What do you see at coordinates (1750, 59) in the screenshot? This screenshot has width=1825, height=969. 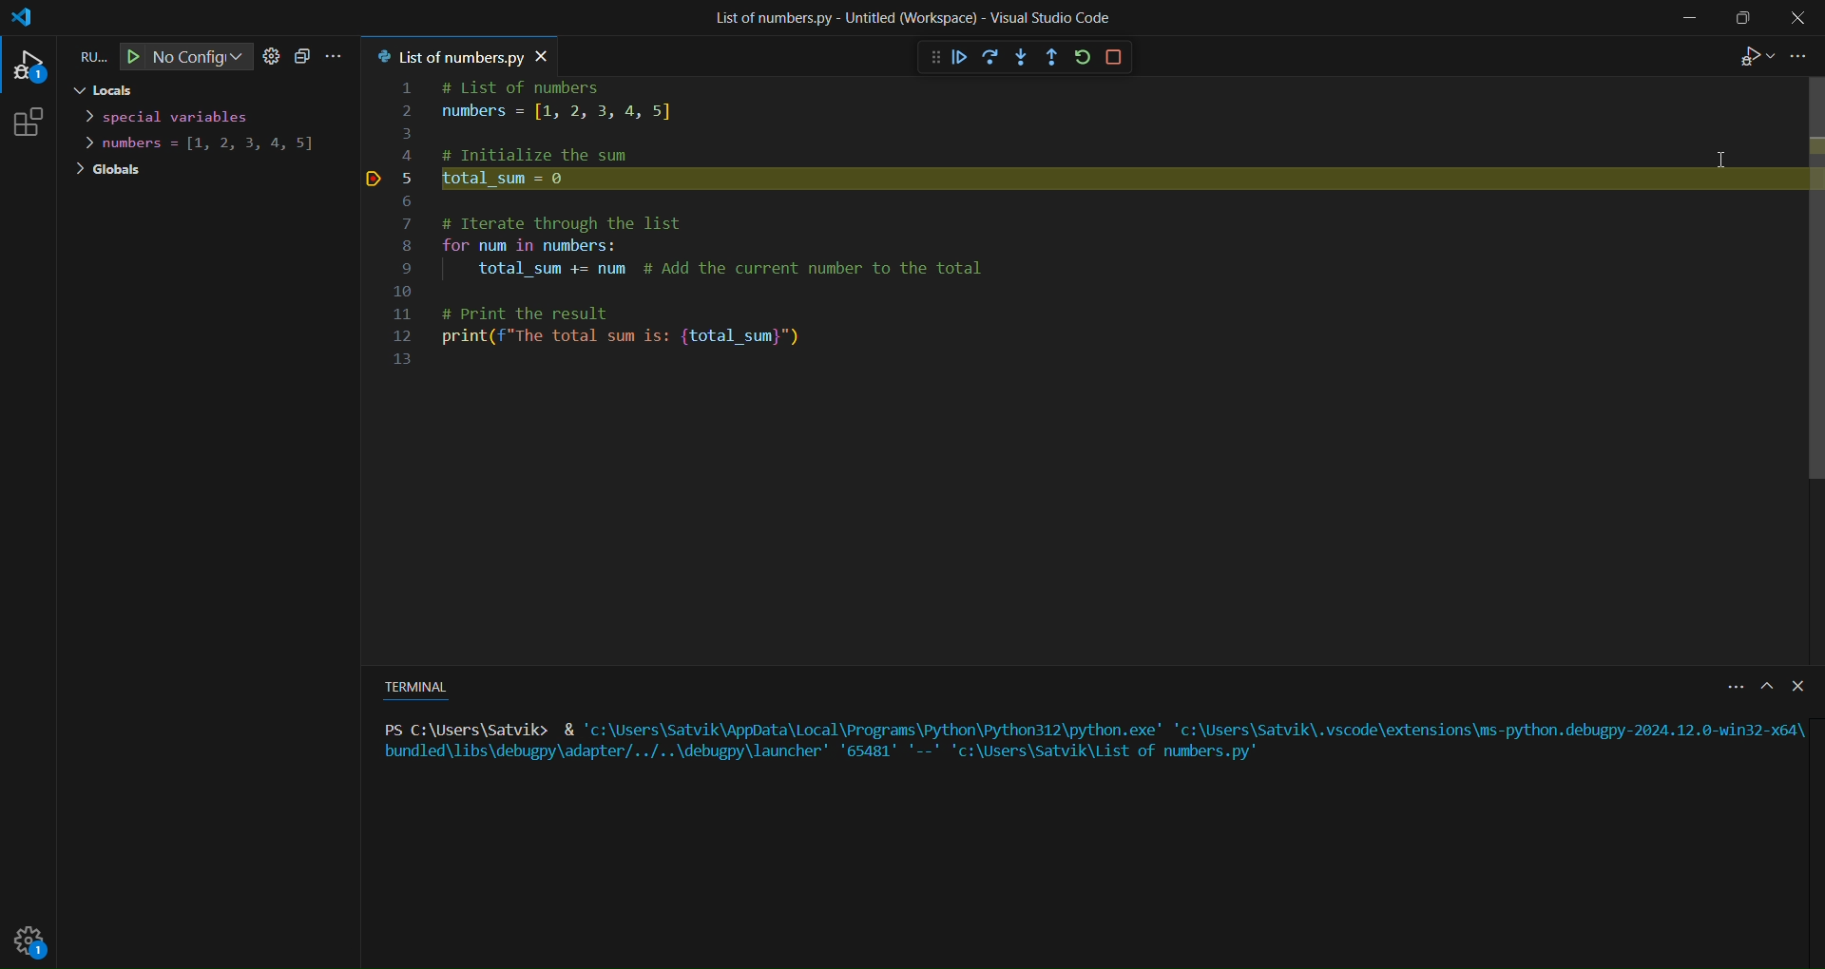 I see `run or debug` at bounding box center [1750, 59].